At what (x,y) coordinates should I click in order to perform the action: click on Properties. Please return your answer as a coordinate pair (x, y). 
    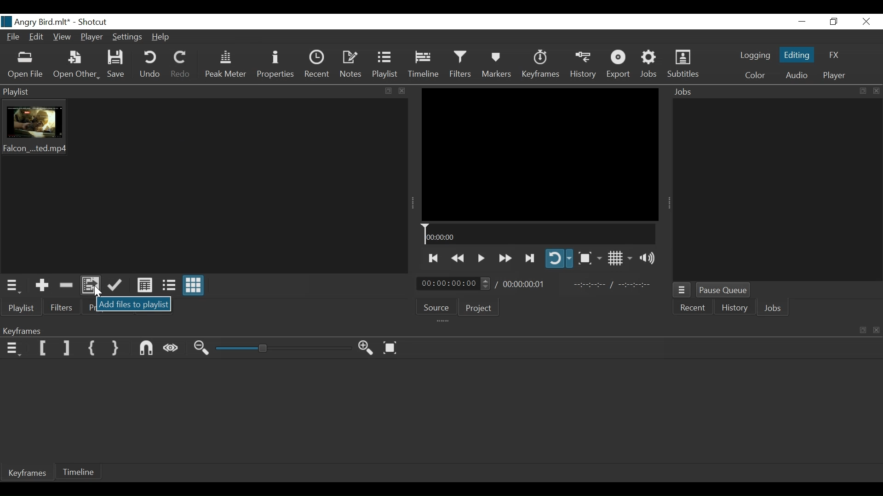
    Looking at the image, I should click on (107, 307).